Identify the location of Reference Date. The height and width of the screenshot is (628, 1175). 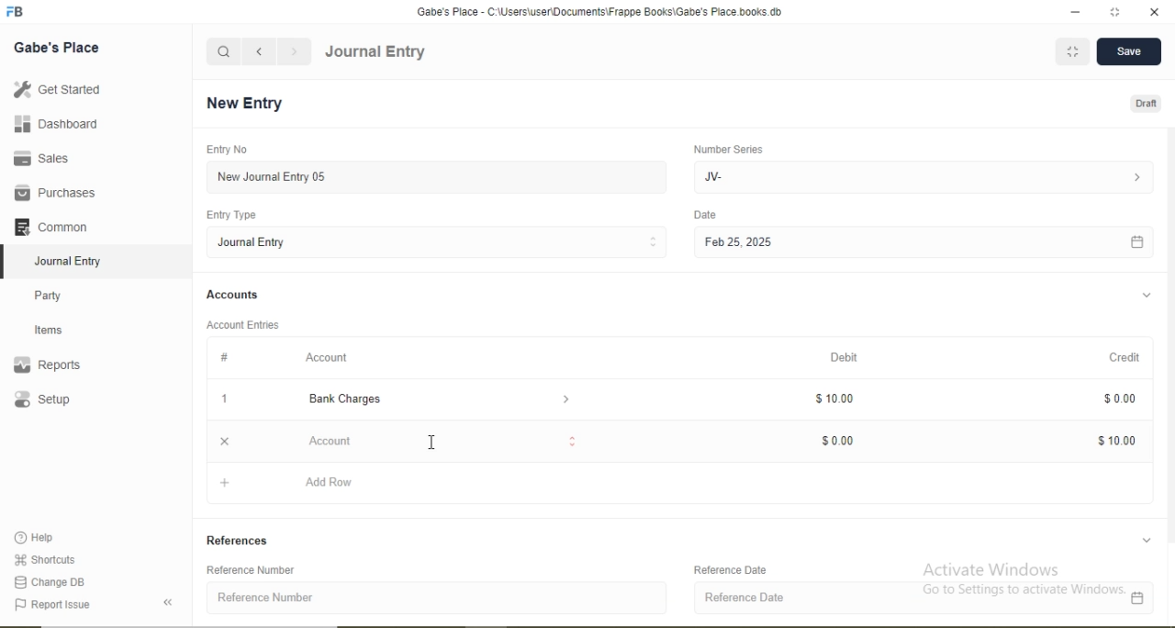
(923, 599).